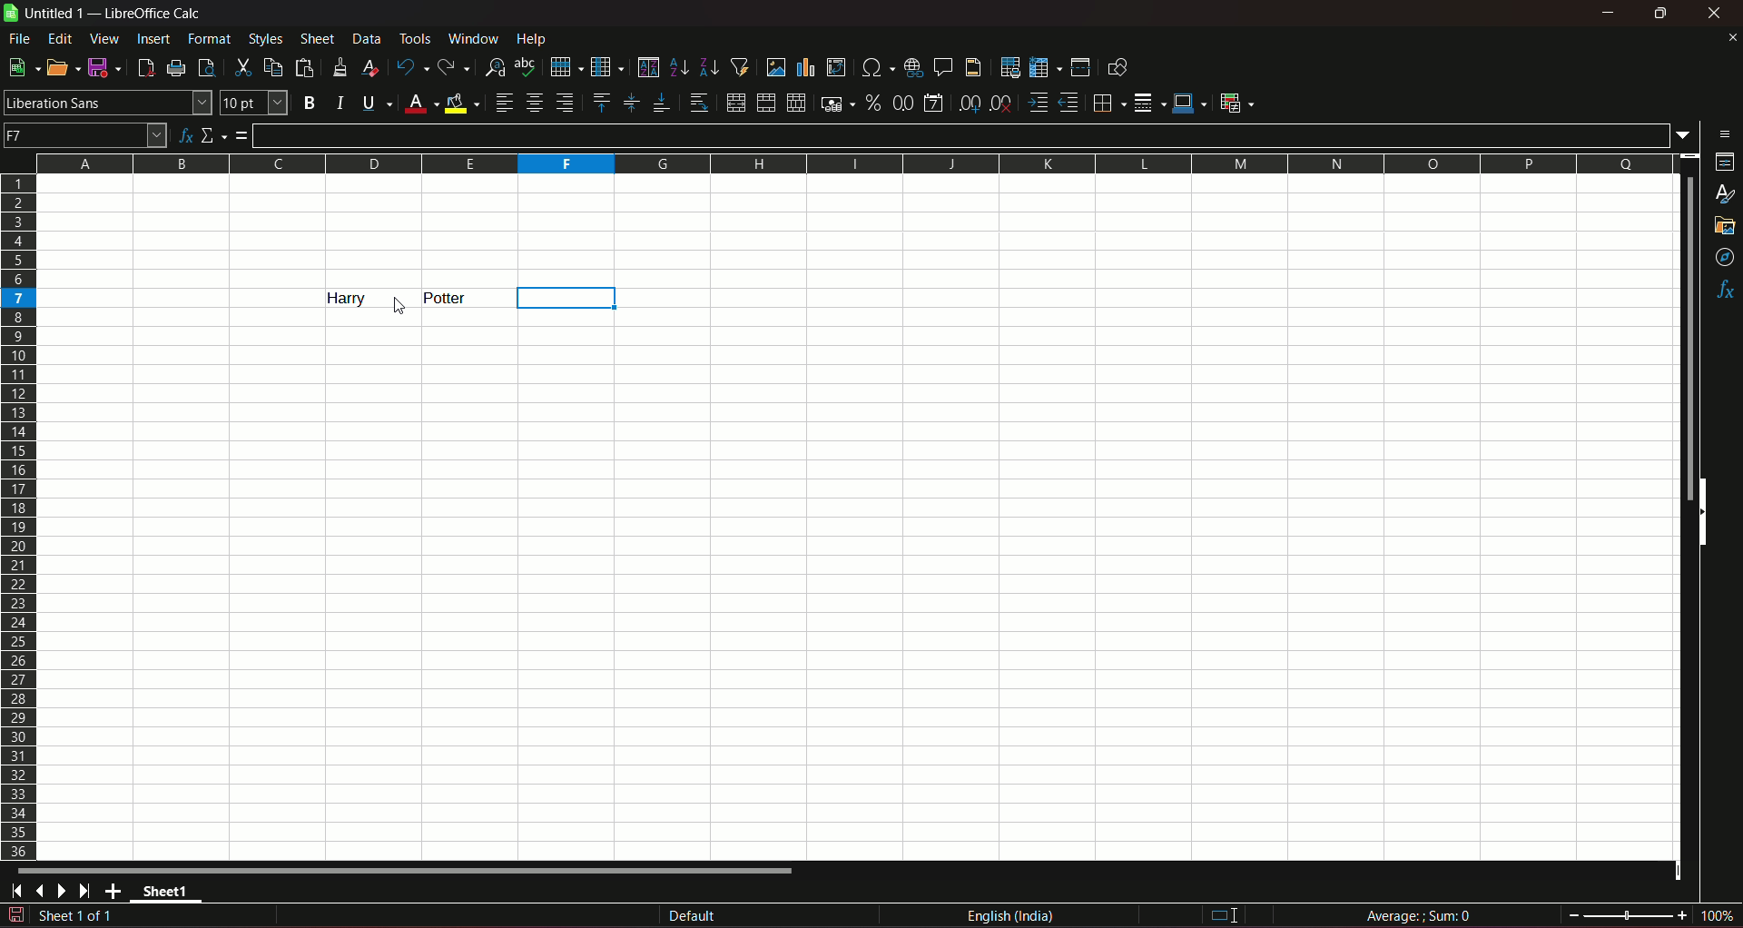 This screenshot has height=928, width=1743. What do you see at coordinates (59, 67) in the screenshot?
I see `open` at bounding box center [59, 67].